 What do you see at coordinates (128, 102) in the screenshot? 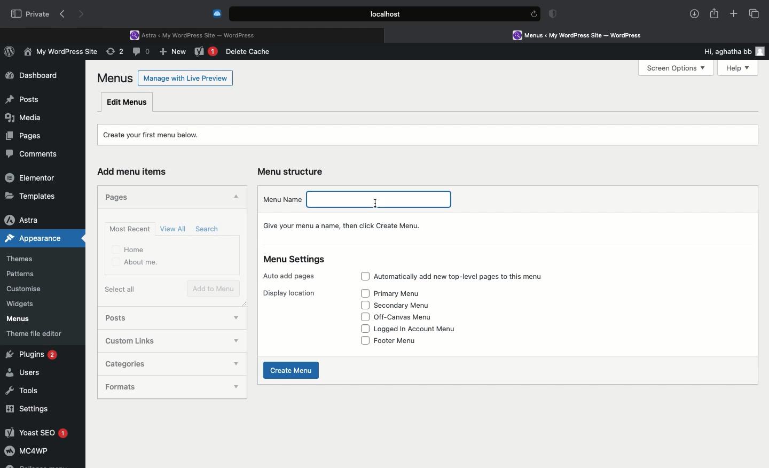
I see `Edit menus` at bounding box center [128, 102].